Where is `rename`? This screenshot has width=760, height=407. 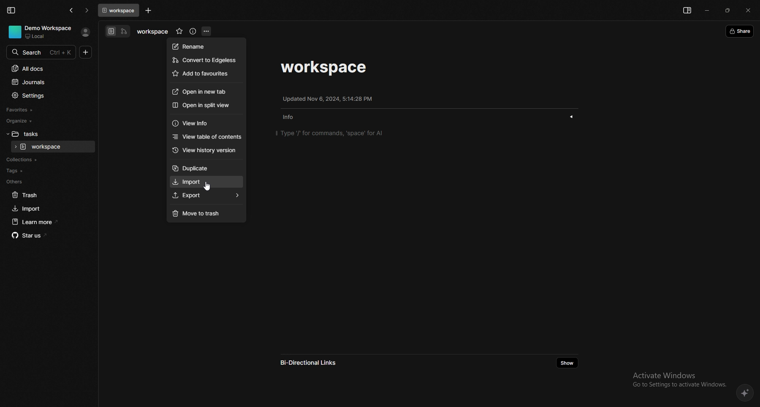 rename is located at coordinates (205, 46).